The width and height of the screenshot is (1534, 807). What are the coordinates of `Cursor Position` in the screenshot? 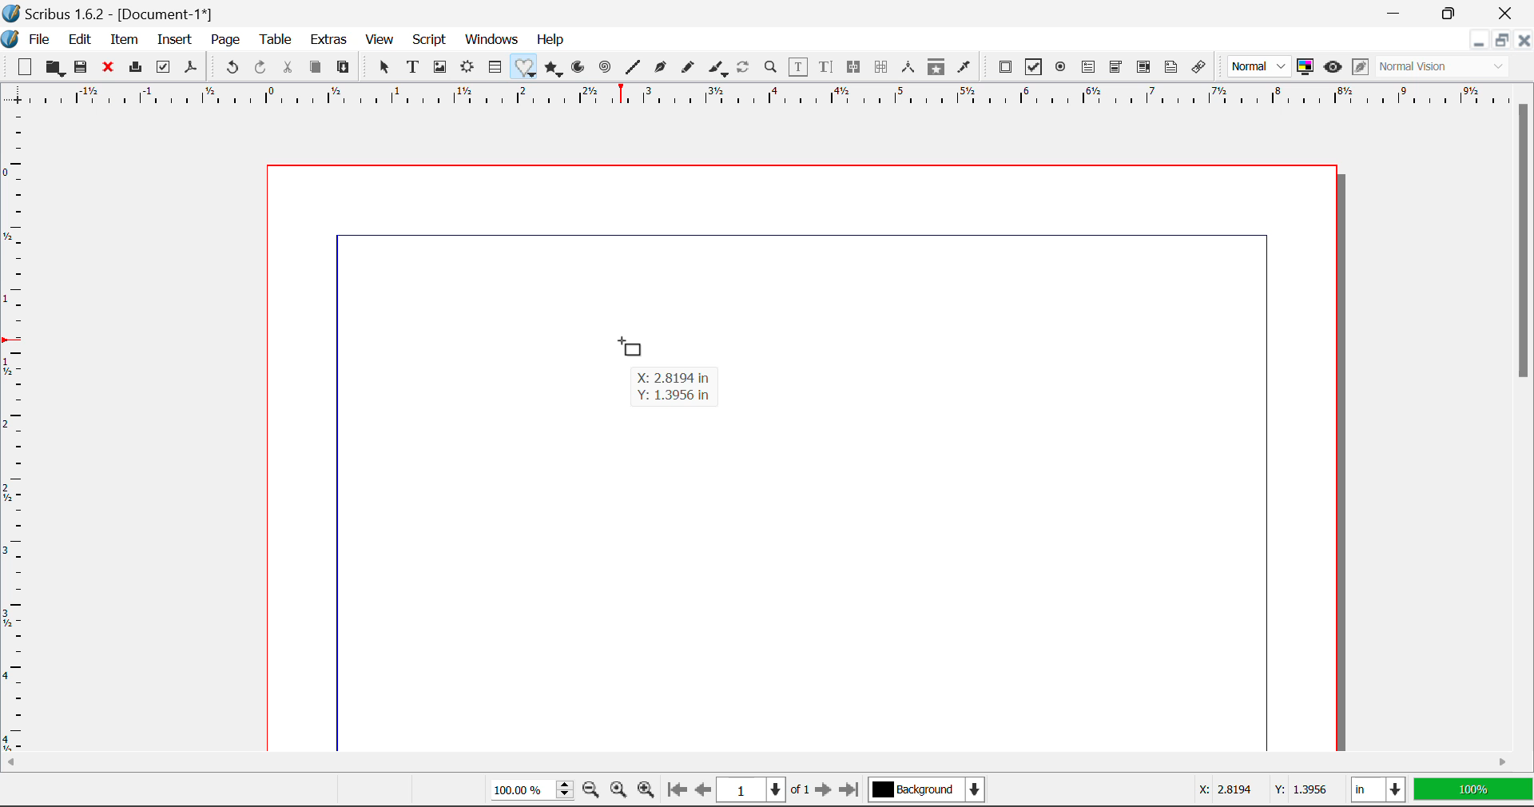 It's located at (1255, 791).